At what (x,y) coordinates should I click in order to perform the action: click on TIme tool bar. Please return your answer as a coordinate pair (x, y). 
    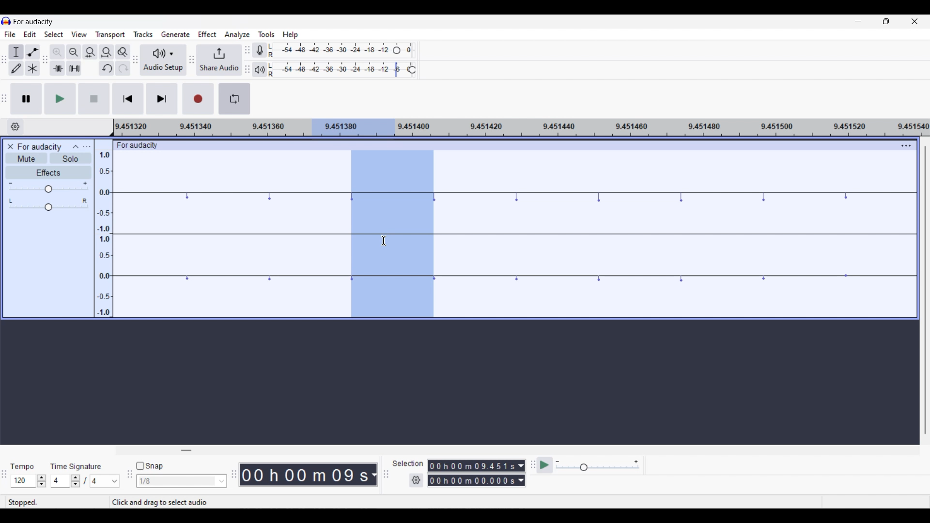
    Looking at the image, I should click on (234, 473).